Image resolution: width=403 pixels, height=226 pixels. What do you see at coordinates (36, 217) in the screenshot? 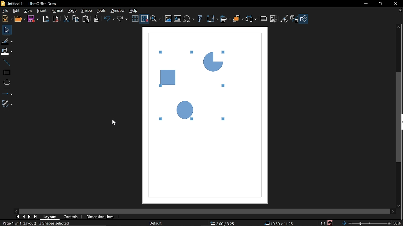
I see `Last page` at bounding box center [36, 217].